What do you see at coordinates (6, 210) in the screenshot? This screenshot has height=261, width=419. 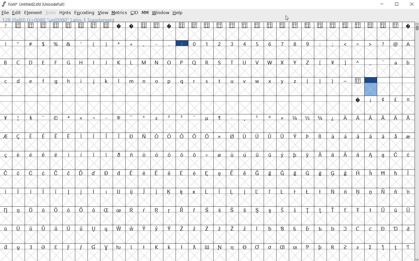 I see `Symbol` at bounding box center [6, 210].